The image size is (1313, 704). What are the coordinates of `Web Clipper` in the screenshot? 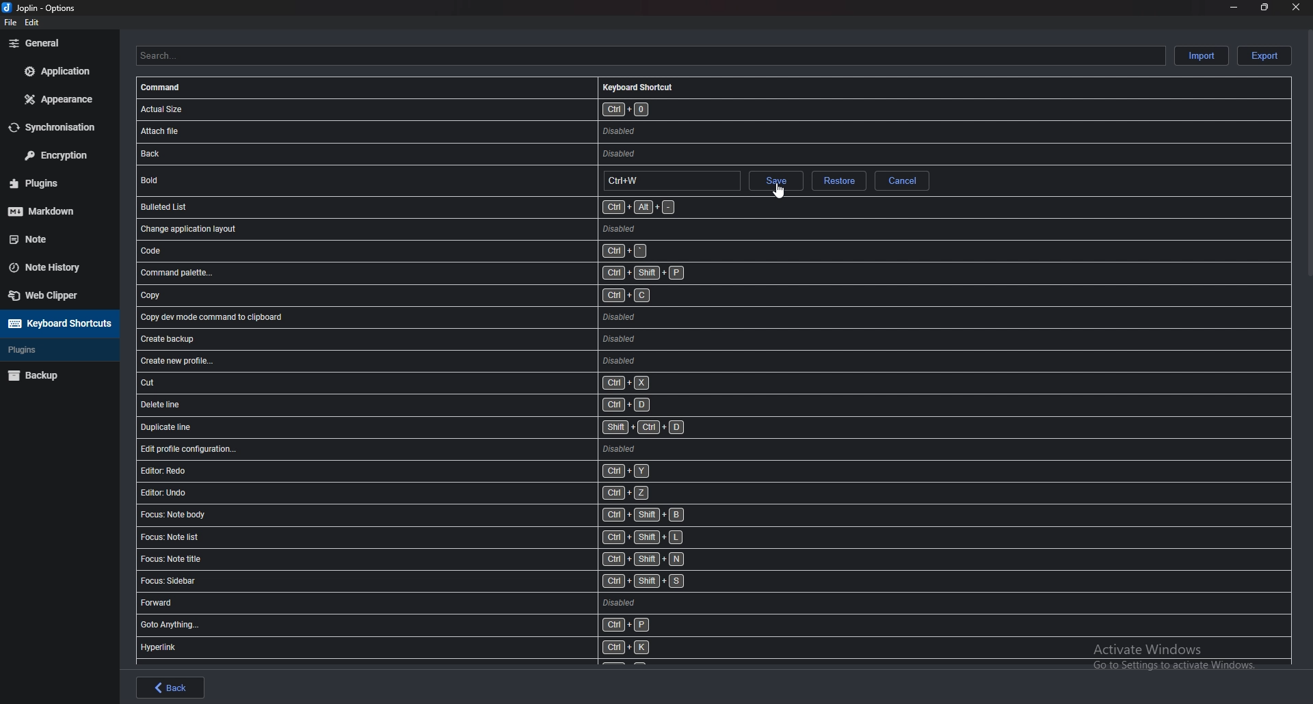 It's located at (57, 295).